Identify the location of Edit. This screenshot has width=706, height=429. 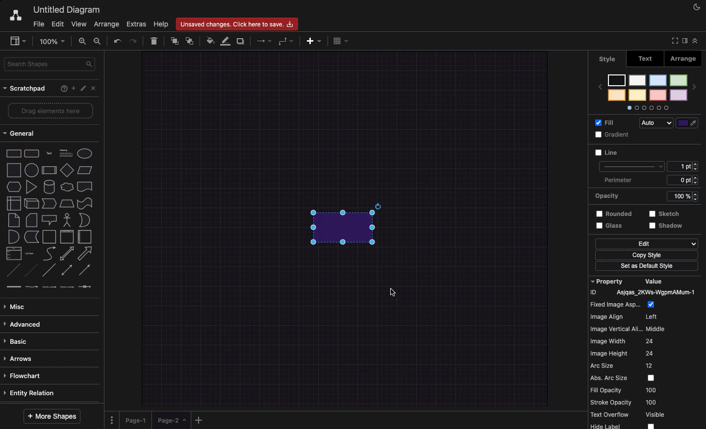
(57, 24).